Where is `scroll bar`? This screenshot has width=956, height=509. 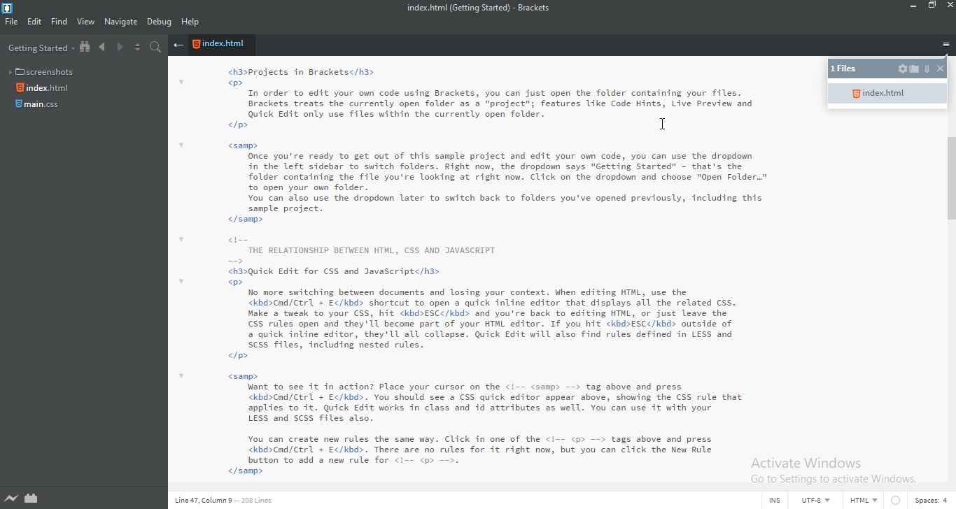 scroll bar is located at coordinates (950, 178).